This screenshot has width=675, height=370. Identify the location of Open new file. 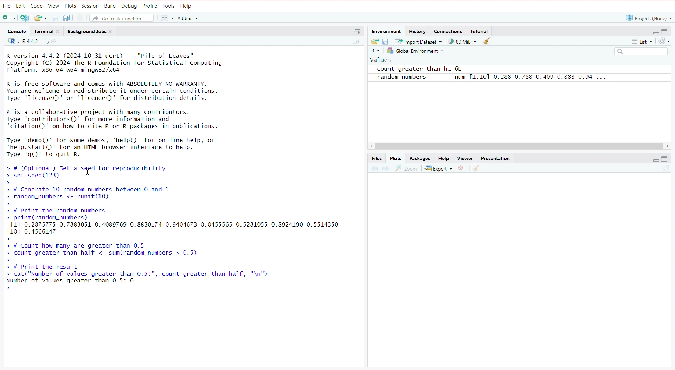
(10, 18).